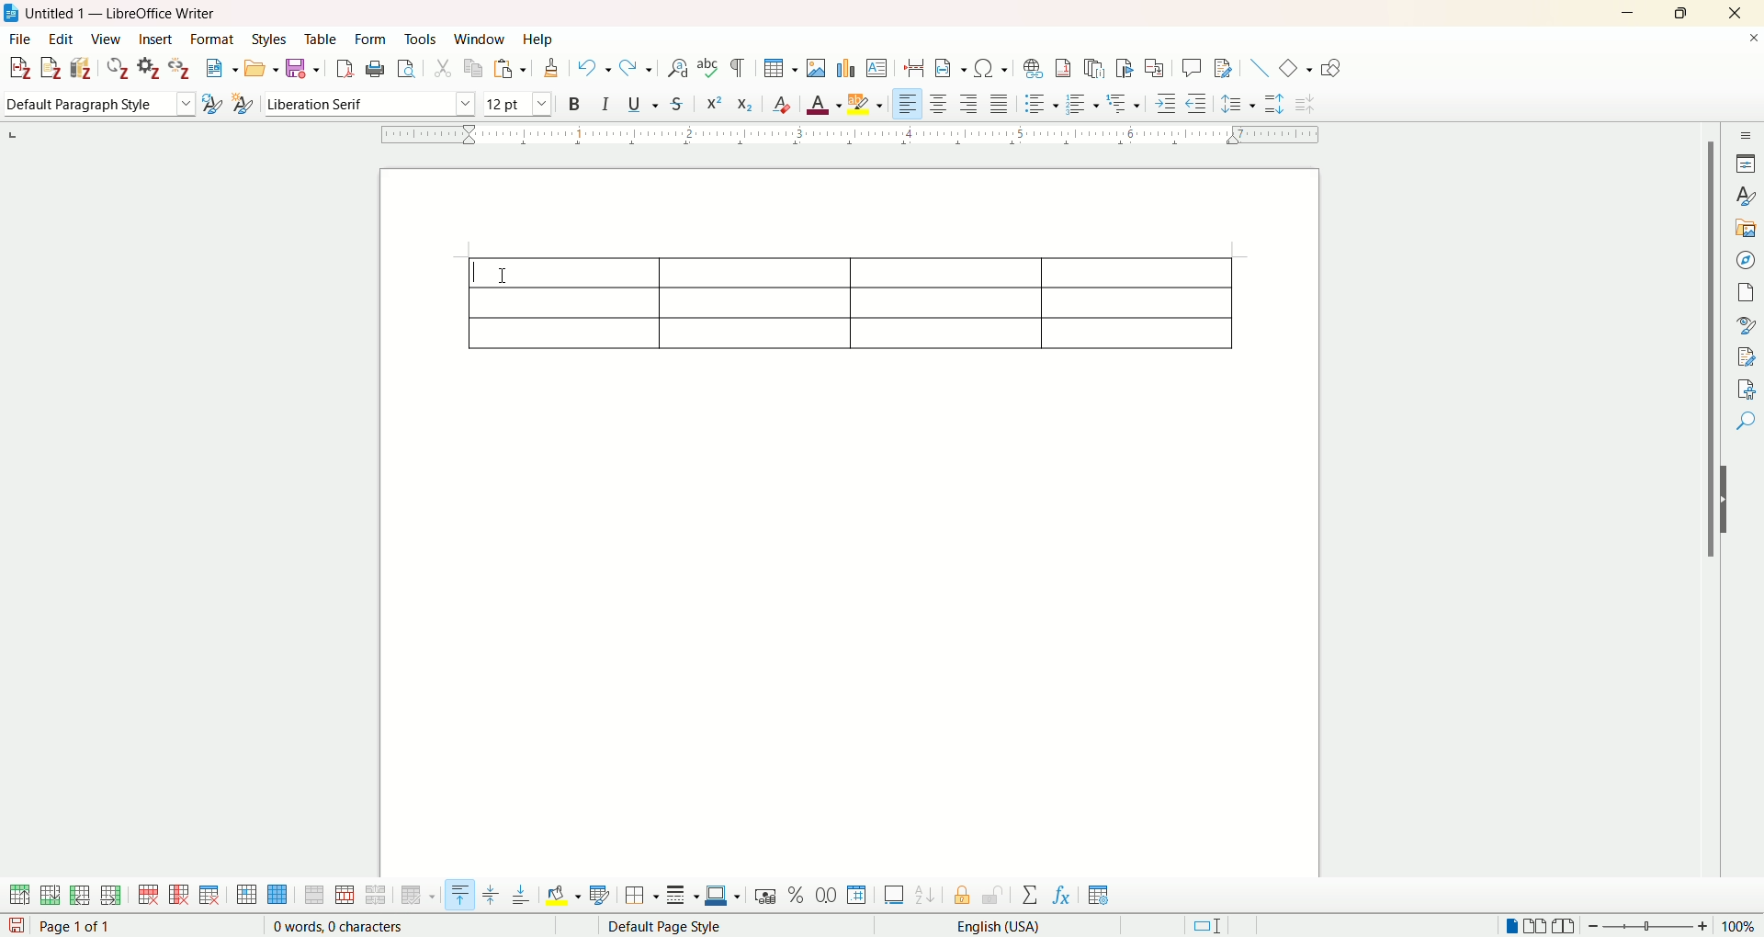 Image resolution: width=1764 pixels, height=937 pixels. Describe the element at coordinates (510, 68) in the screenshot. I see `paste` at that location.